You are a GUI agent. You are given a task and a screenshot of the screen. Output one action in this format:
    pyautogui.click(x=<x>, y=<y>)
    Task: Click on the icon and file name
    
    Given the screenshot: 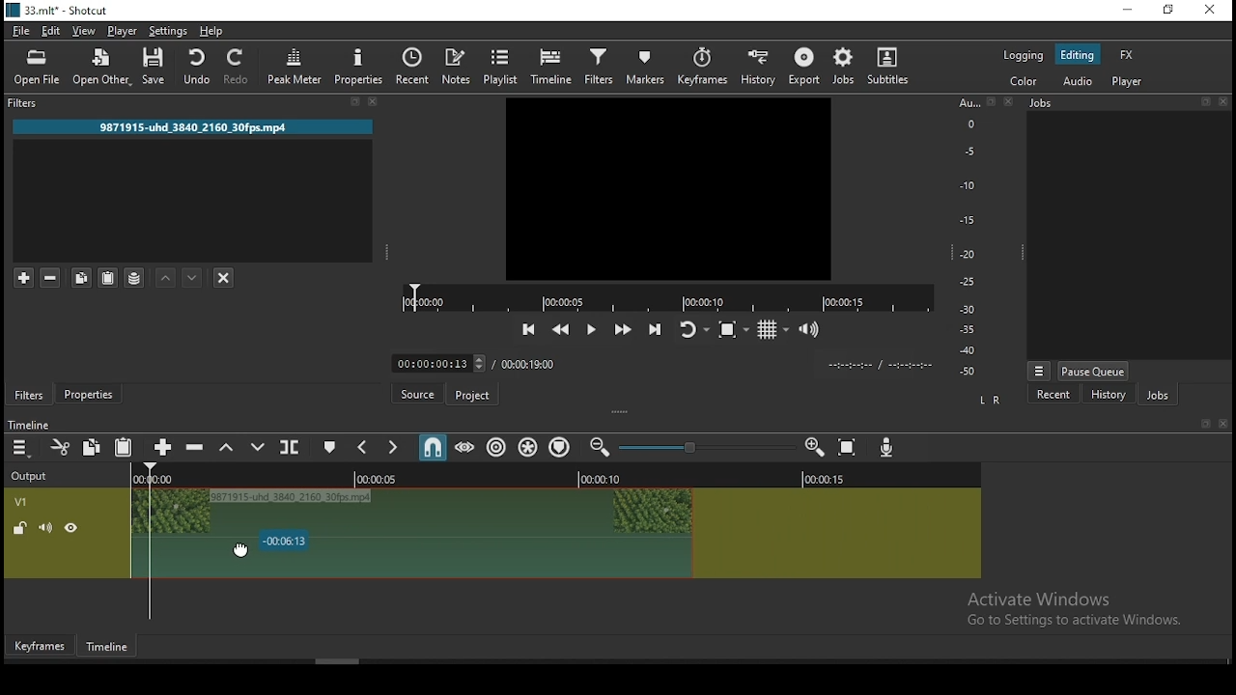 What is the action you would take?
    pyautogui.click(x=61, y=11)
    